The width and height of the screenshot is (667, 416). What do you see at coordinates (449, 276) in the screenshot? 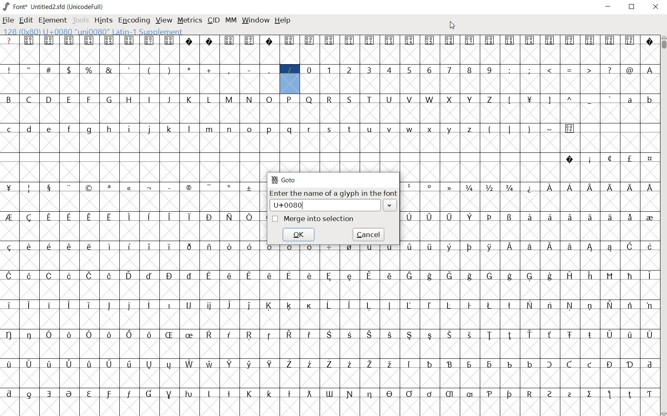
I see `glyph` at bounding box center [449, 276].